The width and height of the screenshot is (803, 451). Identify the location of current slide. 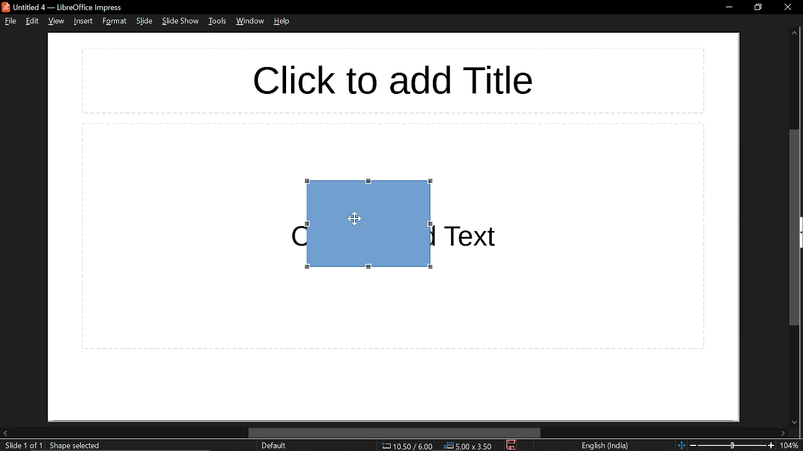
(23, 445).